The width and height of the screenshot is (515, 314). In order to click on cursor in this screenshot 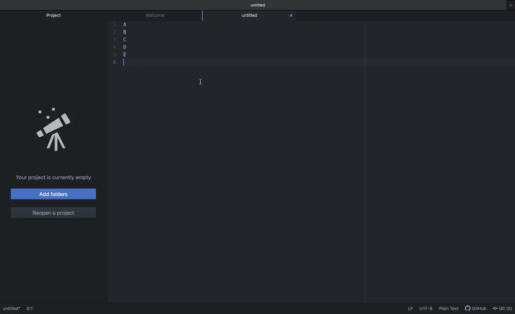, I will do `click(200, 81)`.